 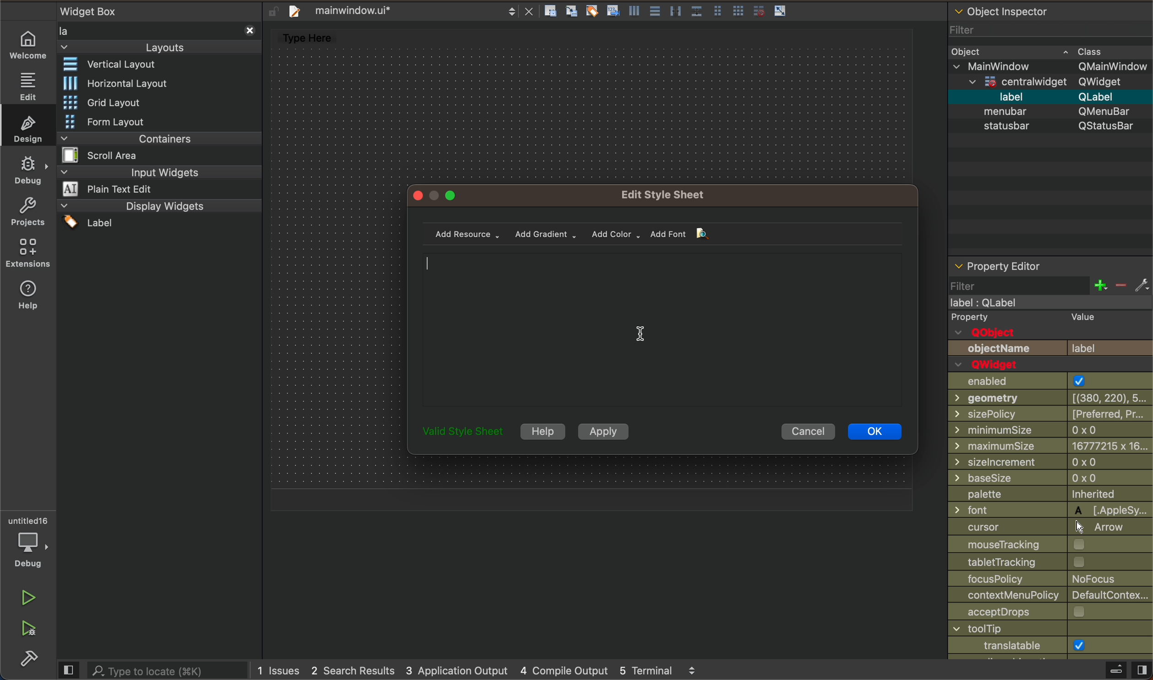 What do you see at coordinates (456, 671) in the screenshot?
I see `application output` at bounding box center [456, 671].